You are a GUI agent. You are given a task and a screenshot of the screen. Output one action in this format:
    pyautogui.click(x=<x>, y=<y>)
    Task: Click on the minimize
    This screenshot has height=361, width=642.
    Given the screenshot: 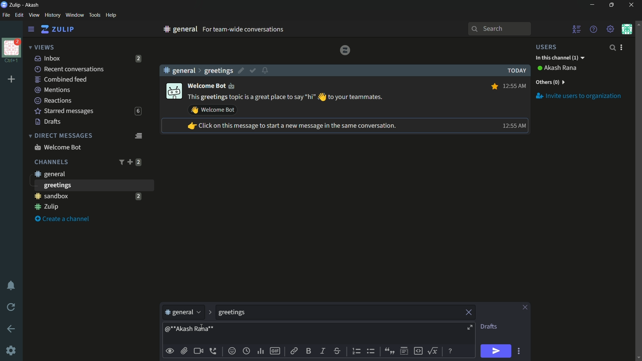 What is the action you would take?
    pyautogui.click(x=592, y=5)
    